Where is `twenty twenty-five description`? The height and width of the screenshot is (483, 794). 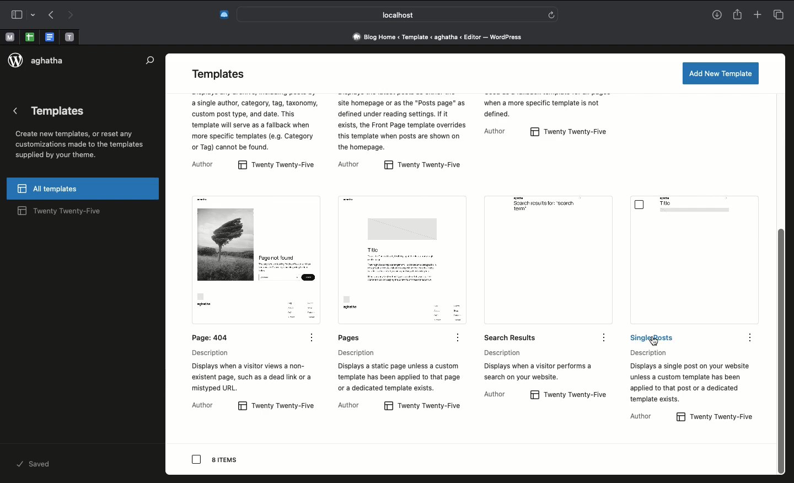
twenty twenty-five description is located at coordinates (401, 121).